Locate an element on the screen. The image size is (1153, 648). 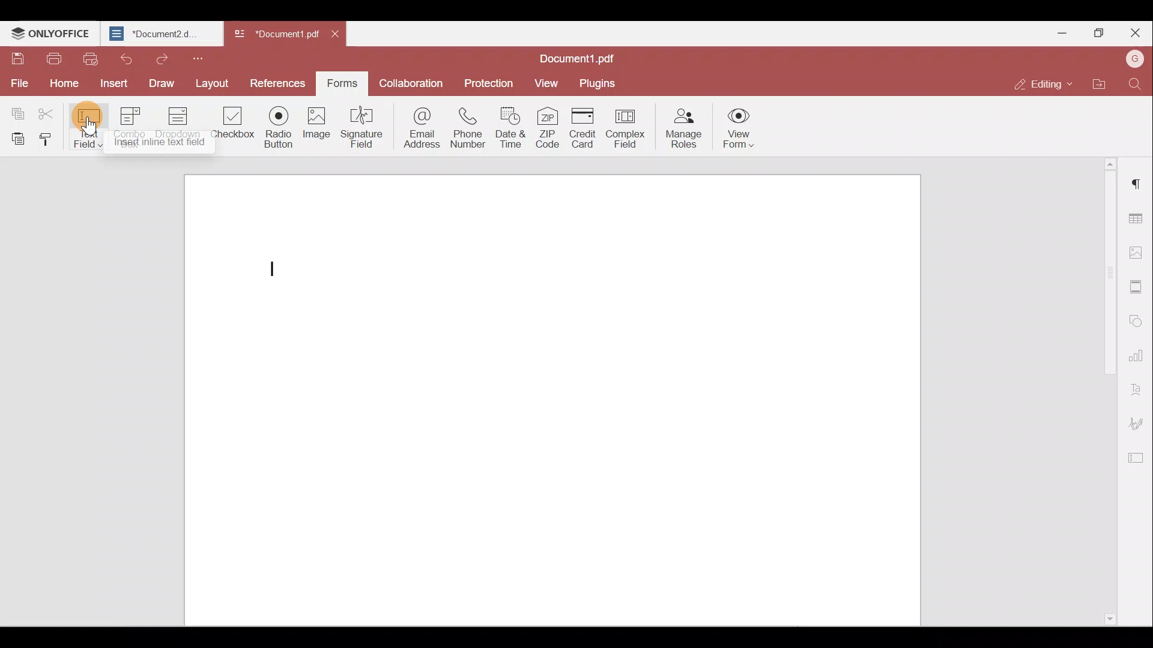
Plugins is located at coordinates (599, 83).